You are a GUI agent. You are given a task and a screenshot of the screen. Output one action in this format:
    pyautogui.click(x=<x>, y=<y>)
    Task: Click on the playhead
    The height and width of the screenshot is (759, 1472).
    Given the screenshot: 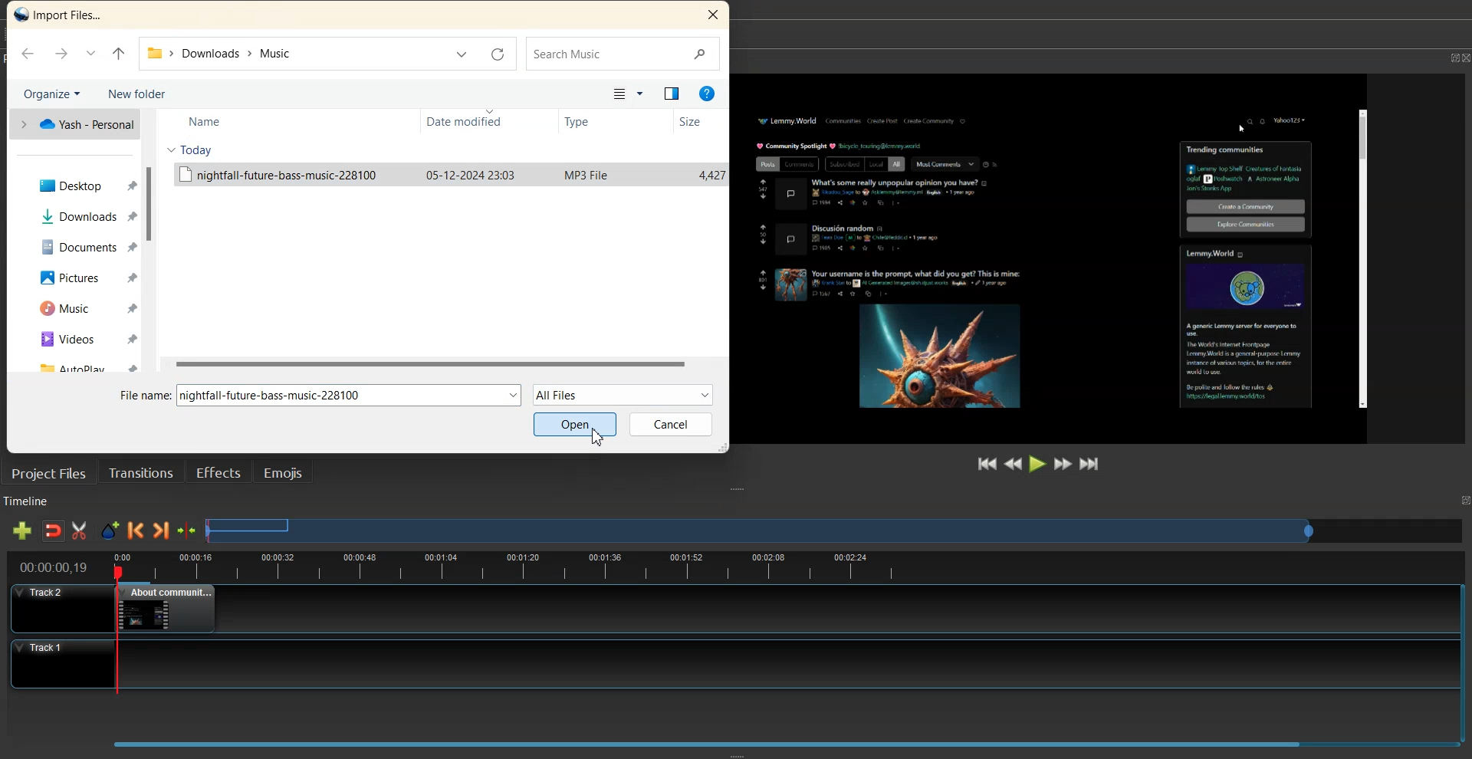 What is the action you would take?
    pyautogui.click(x=116, y=626)
    